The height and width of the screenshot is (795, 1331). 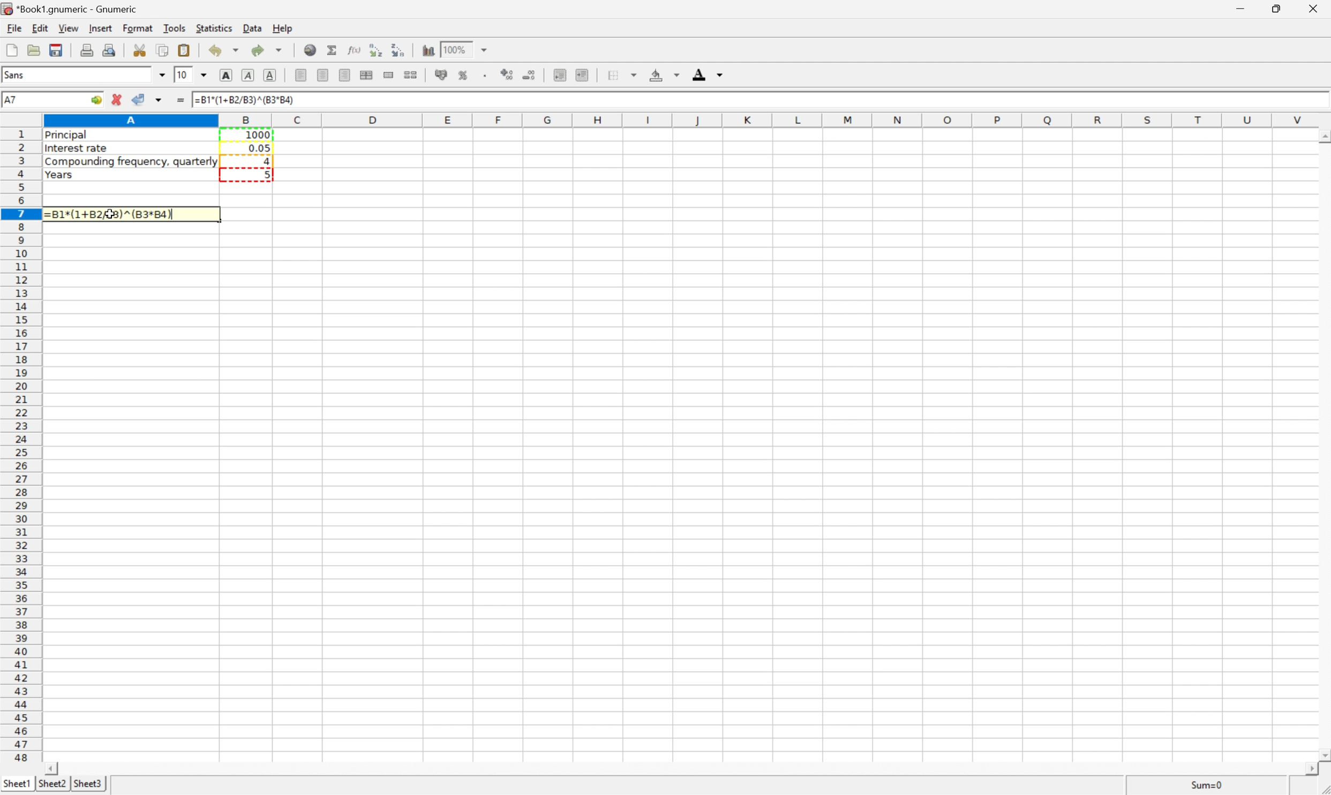 I want to click on format selection as percentage, so click(x=463, y=75).